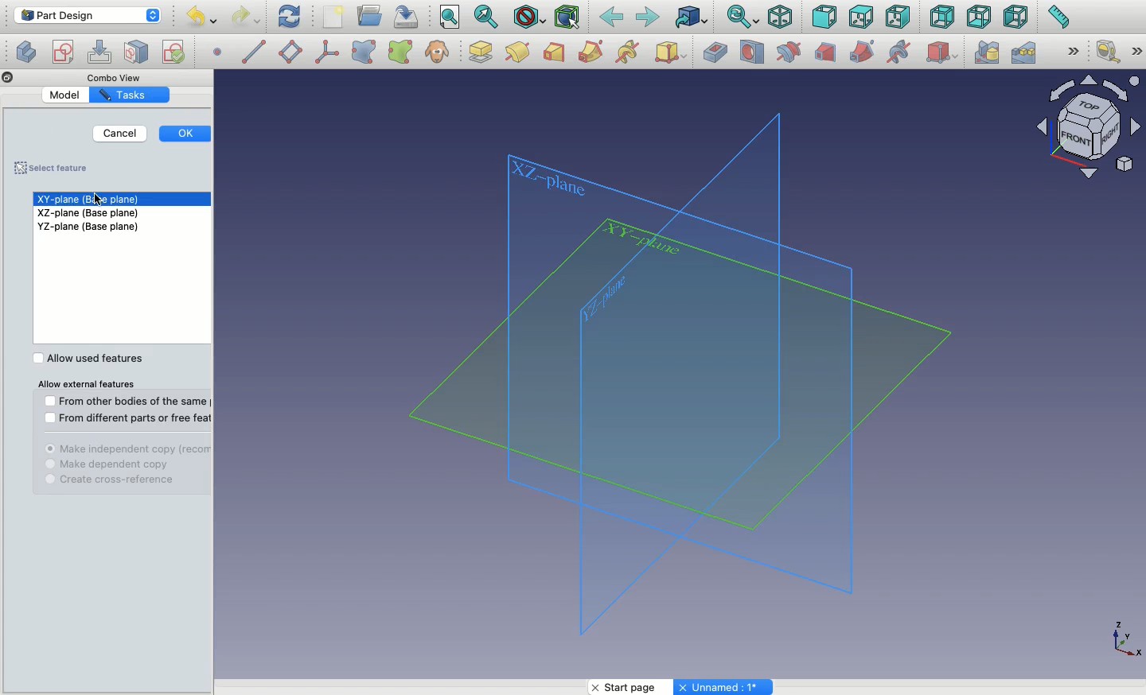 This screenshot has height=695, width=1146. I want to click on Datum point, so click(218, 50).